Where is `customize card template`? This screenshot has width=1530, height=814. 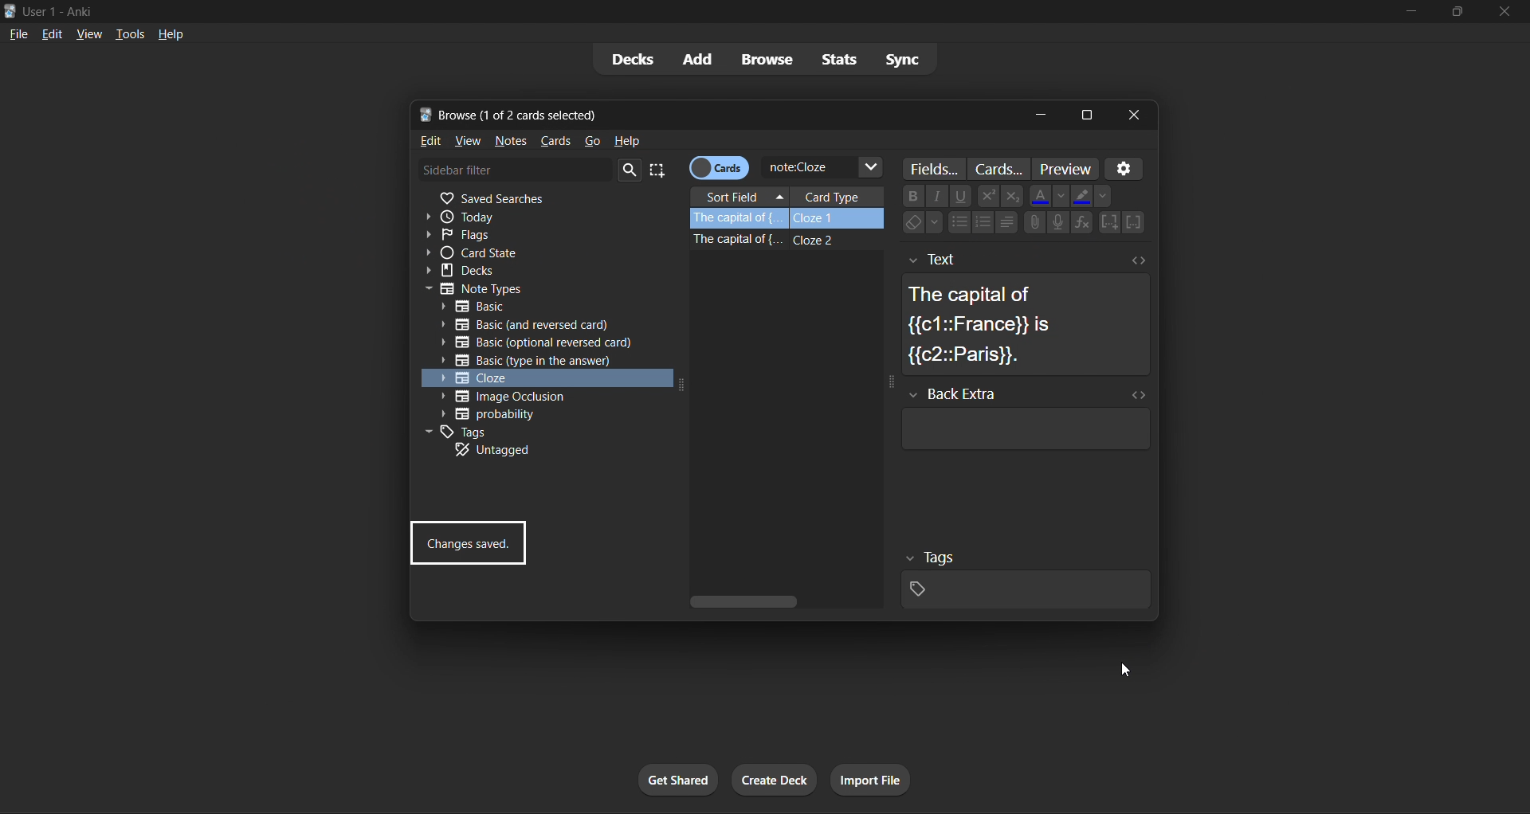
customize card template is located at coordinates (1000, 170).